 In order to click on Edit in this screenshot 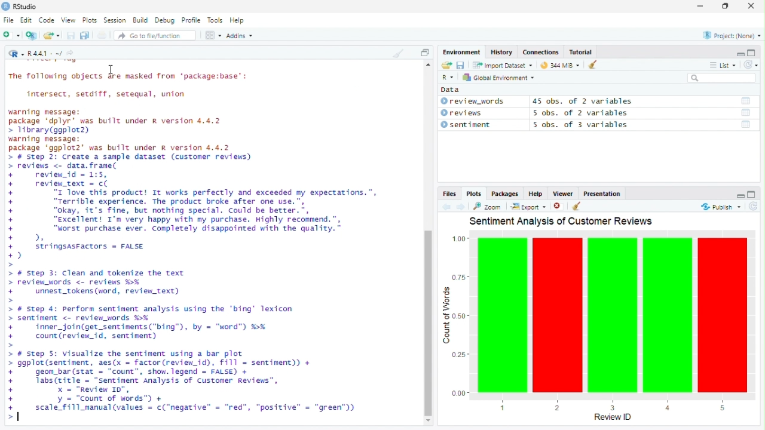, I will do `click(26, 20)`.